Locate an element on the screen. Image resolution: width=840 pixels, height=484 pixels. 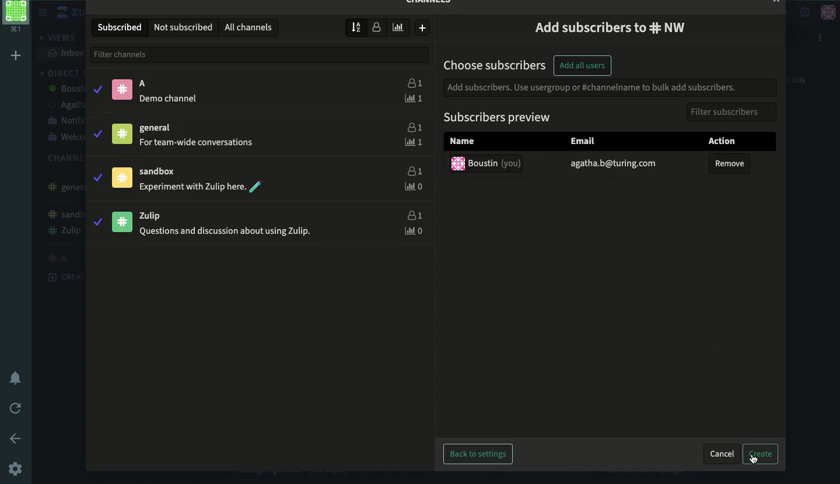
general is located at coordinates (159, 129).